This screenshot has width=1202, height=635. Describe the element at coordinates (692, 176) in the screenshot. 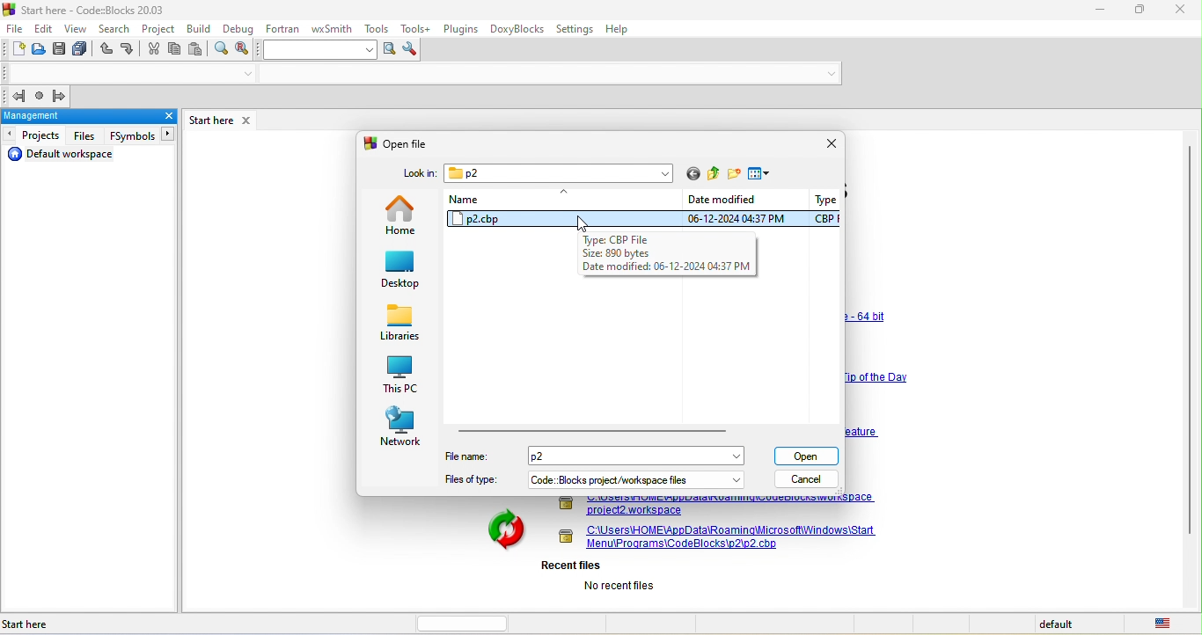

I see `go to last folder` at that location.